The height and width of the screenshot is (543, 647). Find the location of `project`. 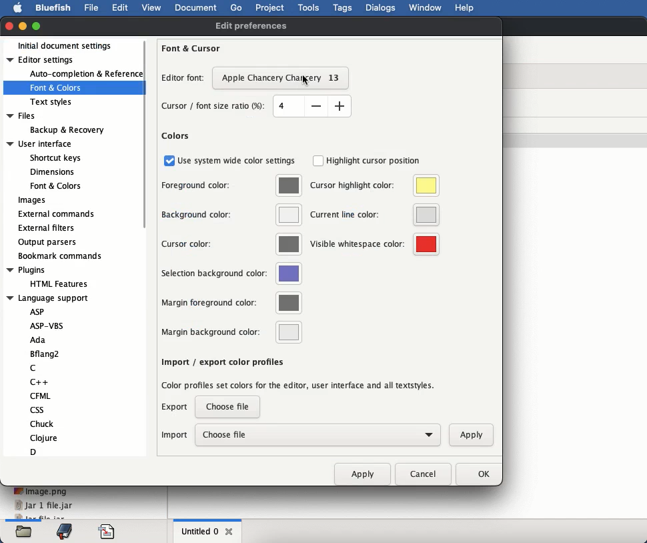

project is located at coordinates (271, 8).